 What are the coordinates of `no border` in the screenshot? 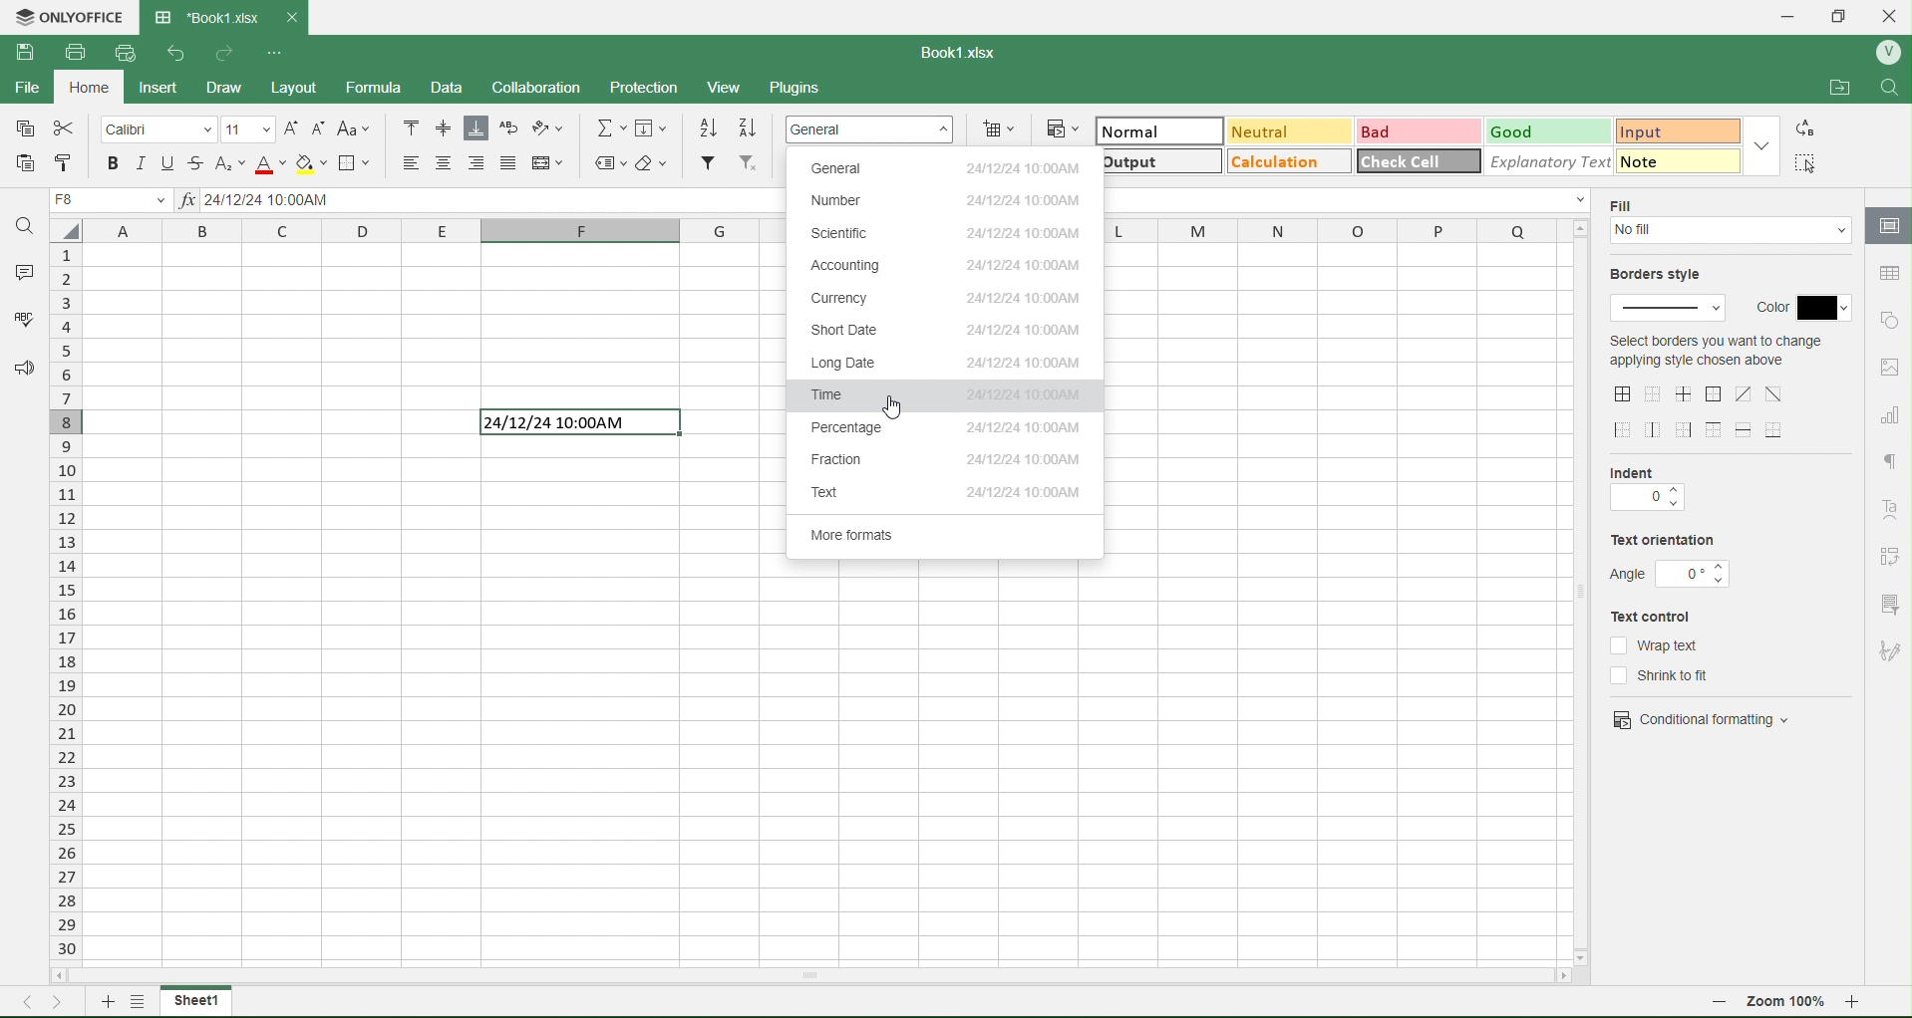 It's located at (1653, 393).